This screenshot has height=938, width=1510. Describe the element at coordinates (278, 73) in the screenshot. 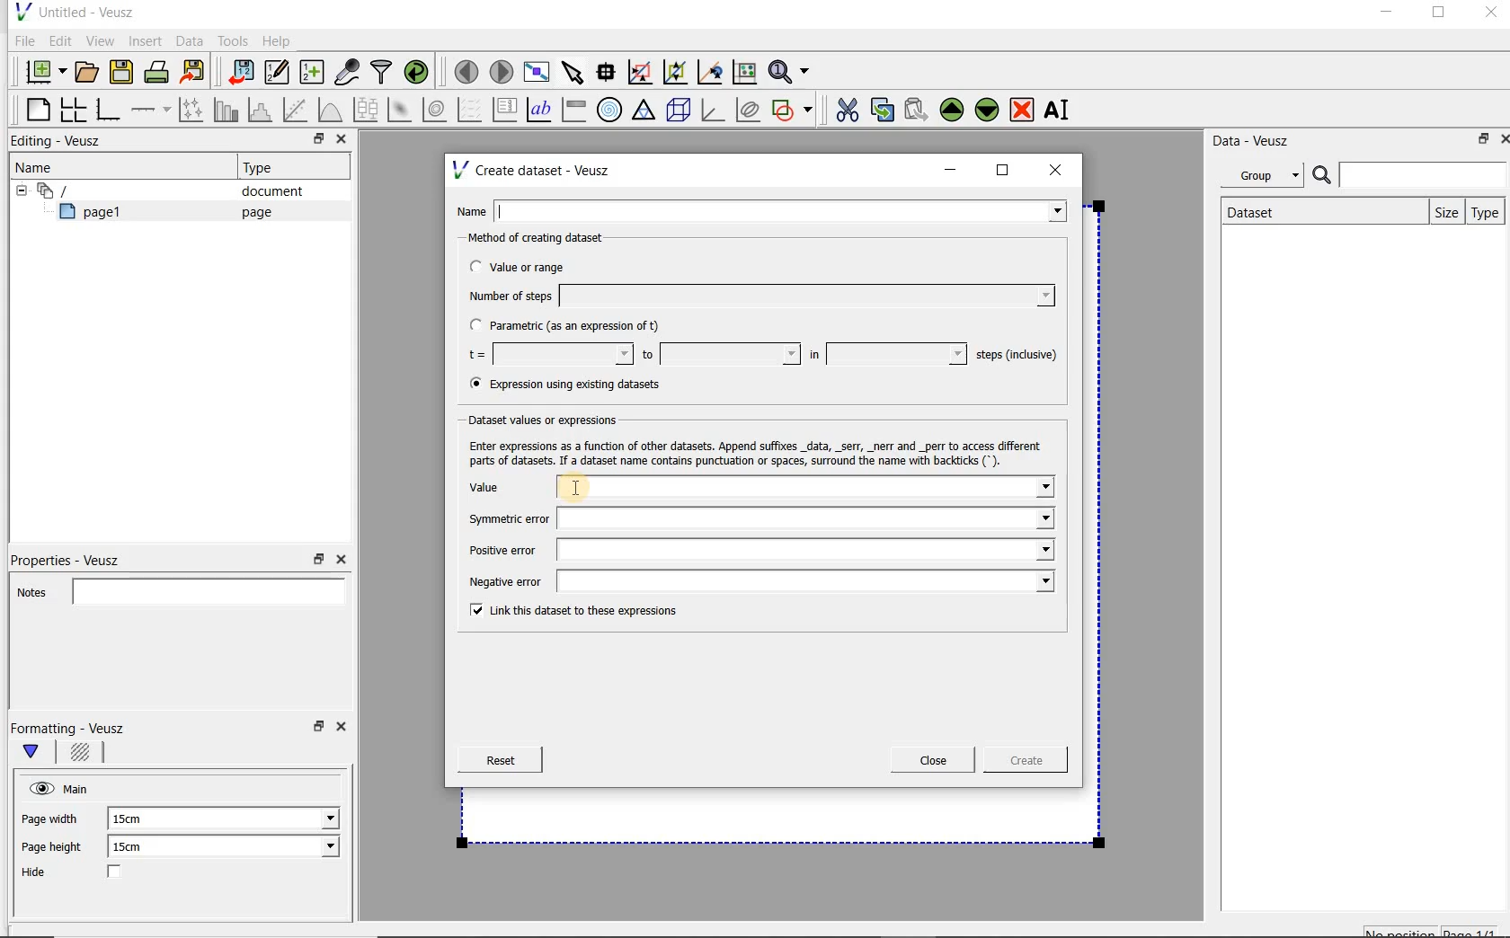

I see `Edit and enter new datasets` at that location.